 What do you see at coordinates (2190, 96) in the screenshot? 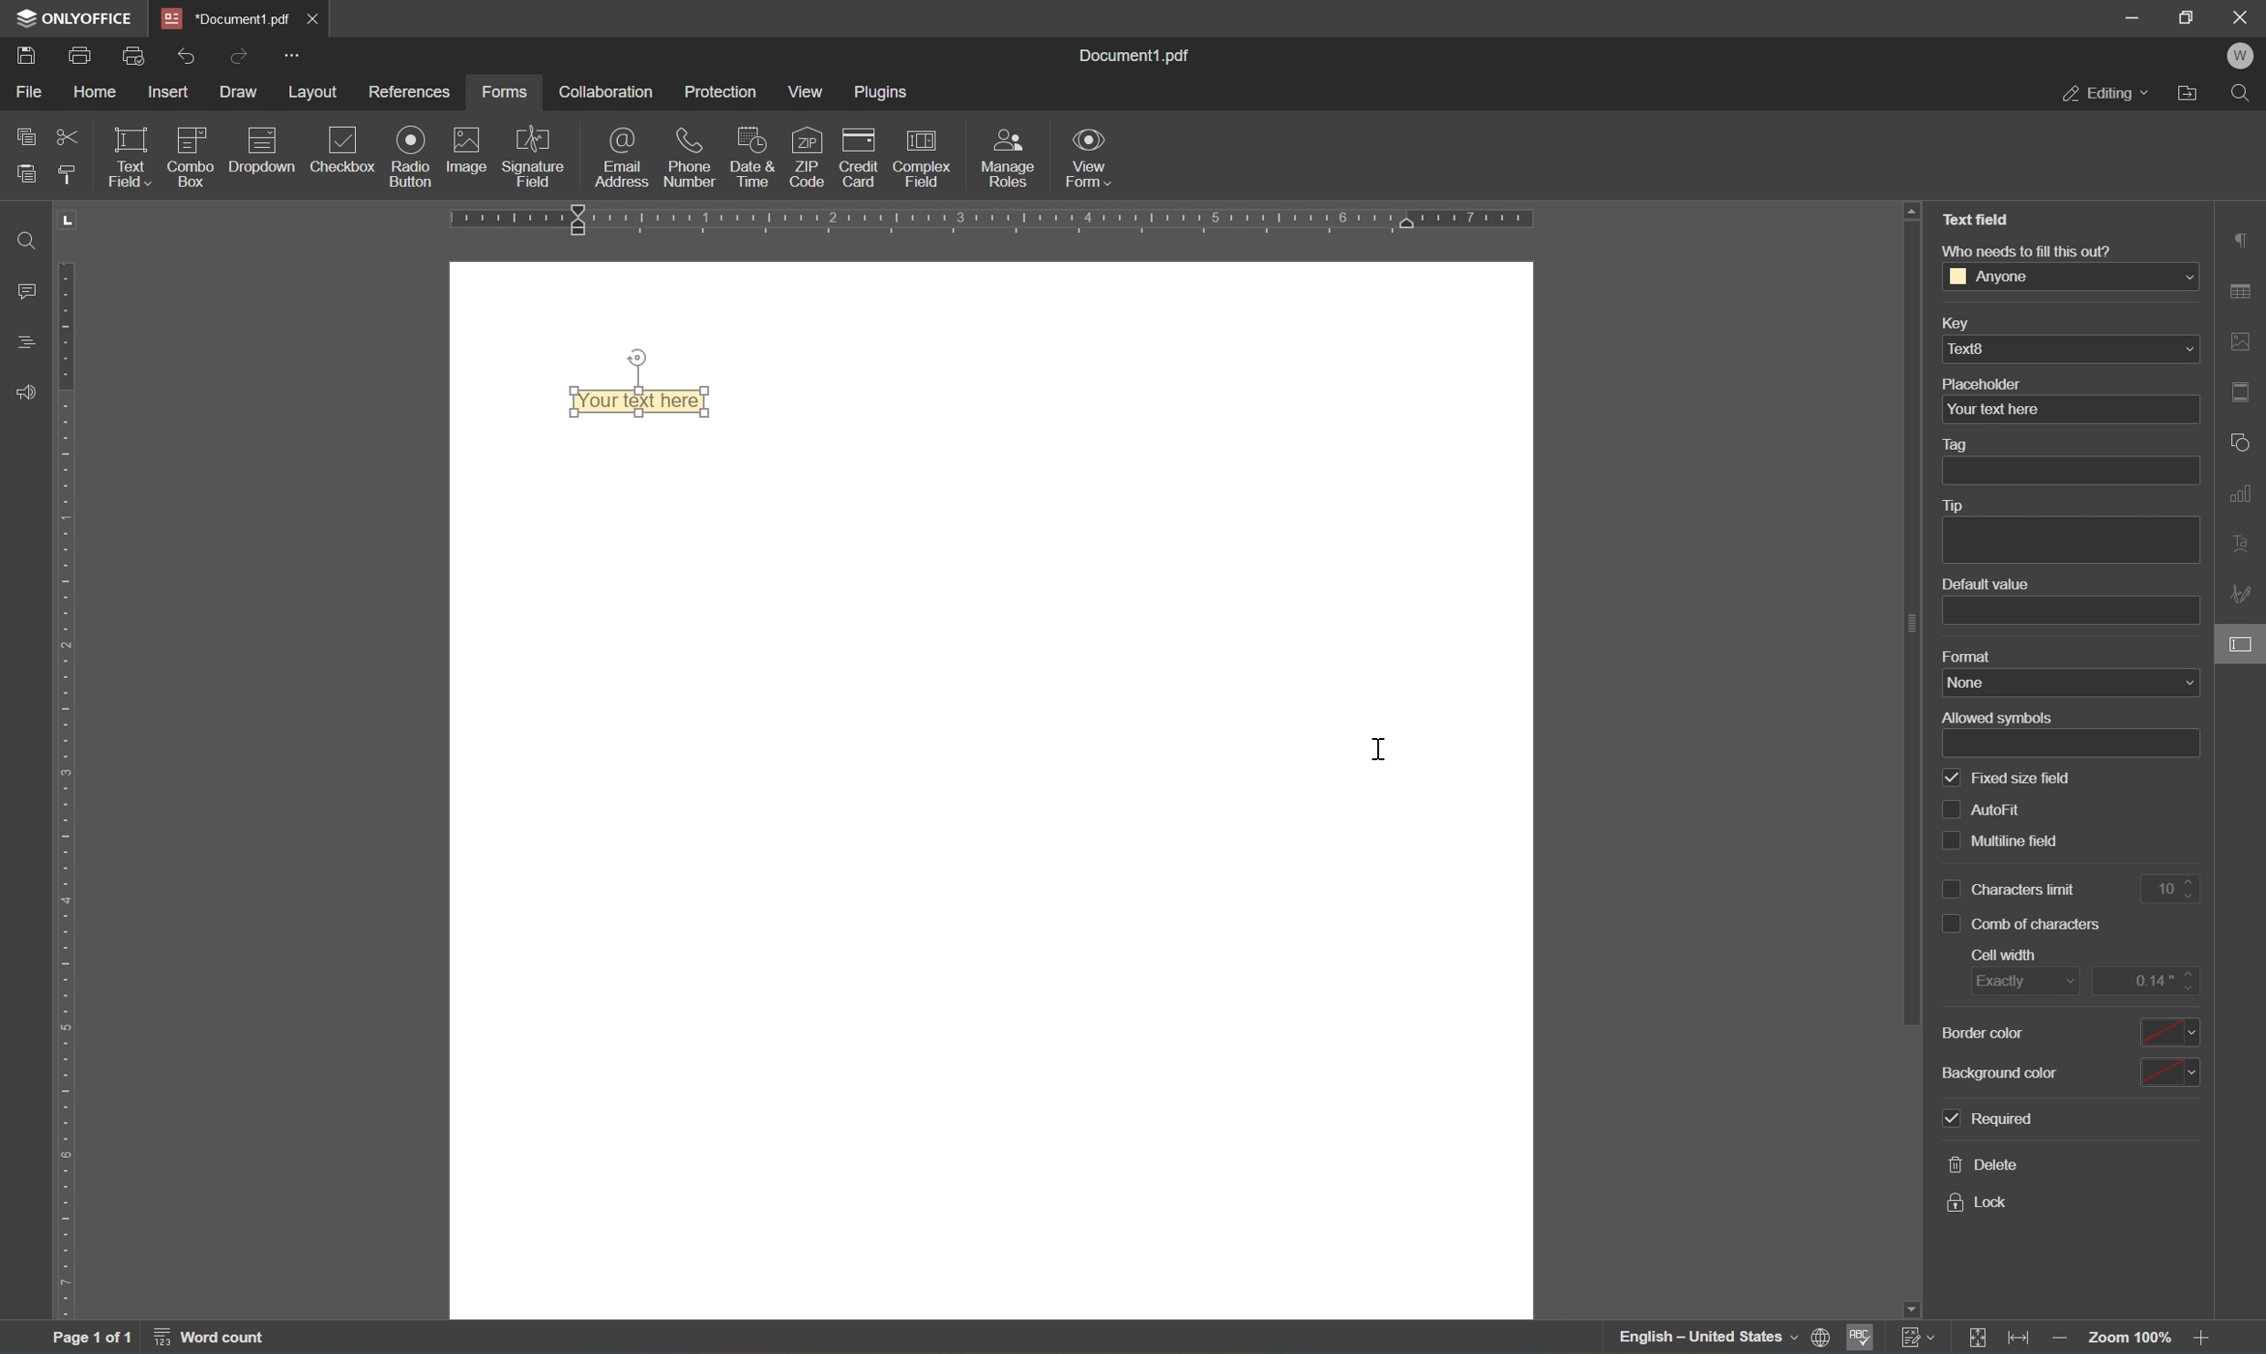
I see `open file location` at bounding box center [2190, 96].